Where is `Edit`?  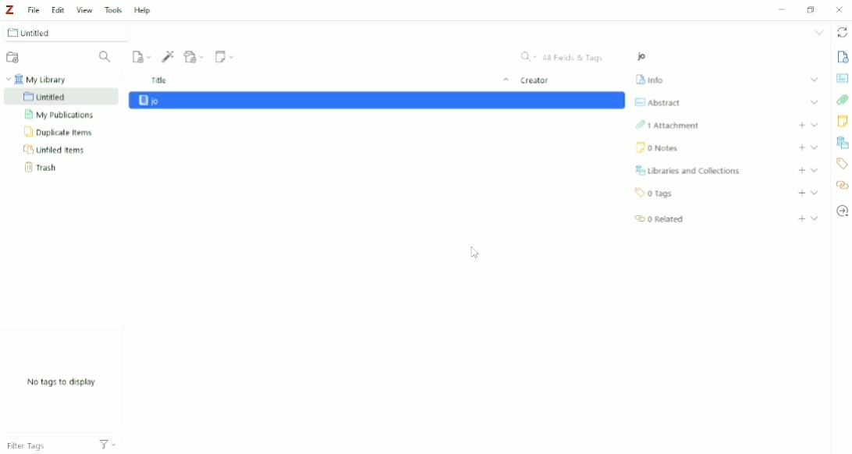 Edit is located at coordinates (58, 9).